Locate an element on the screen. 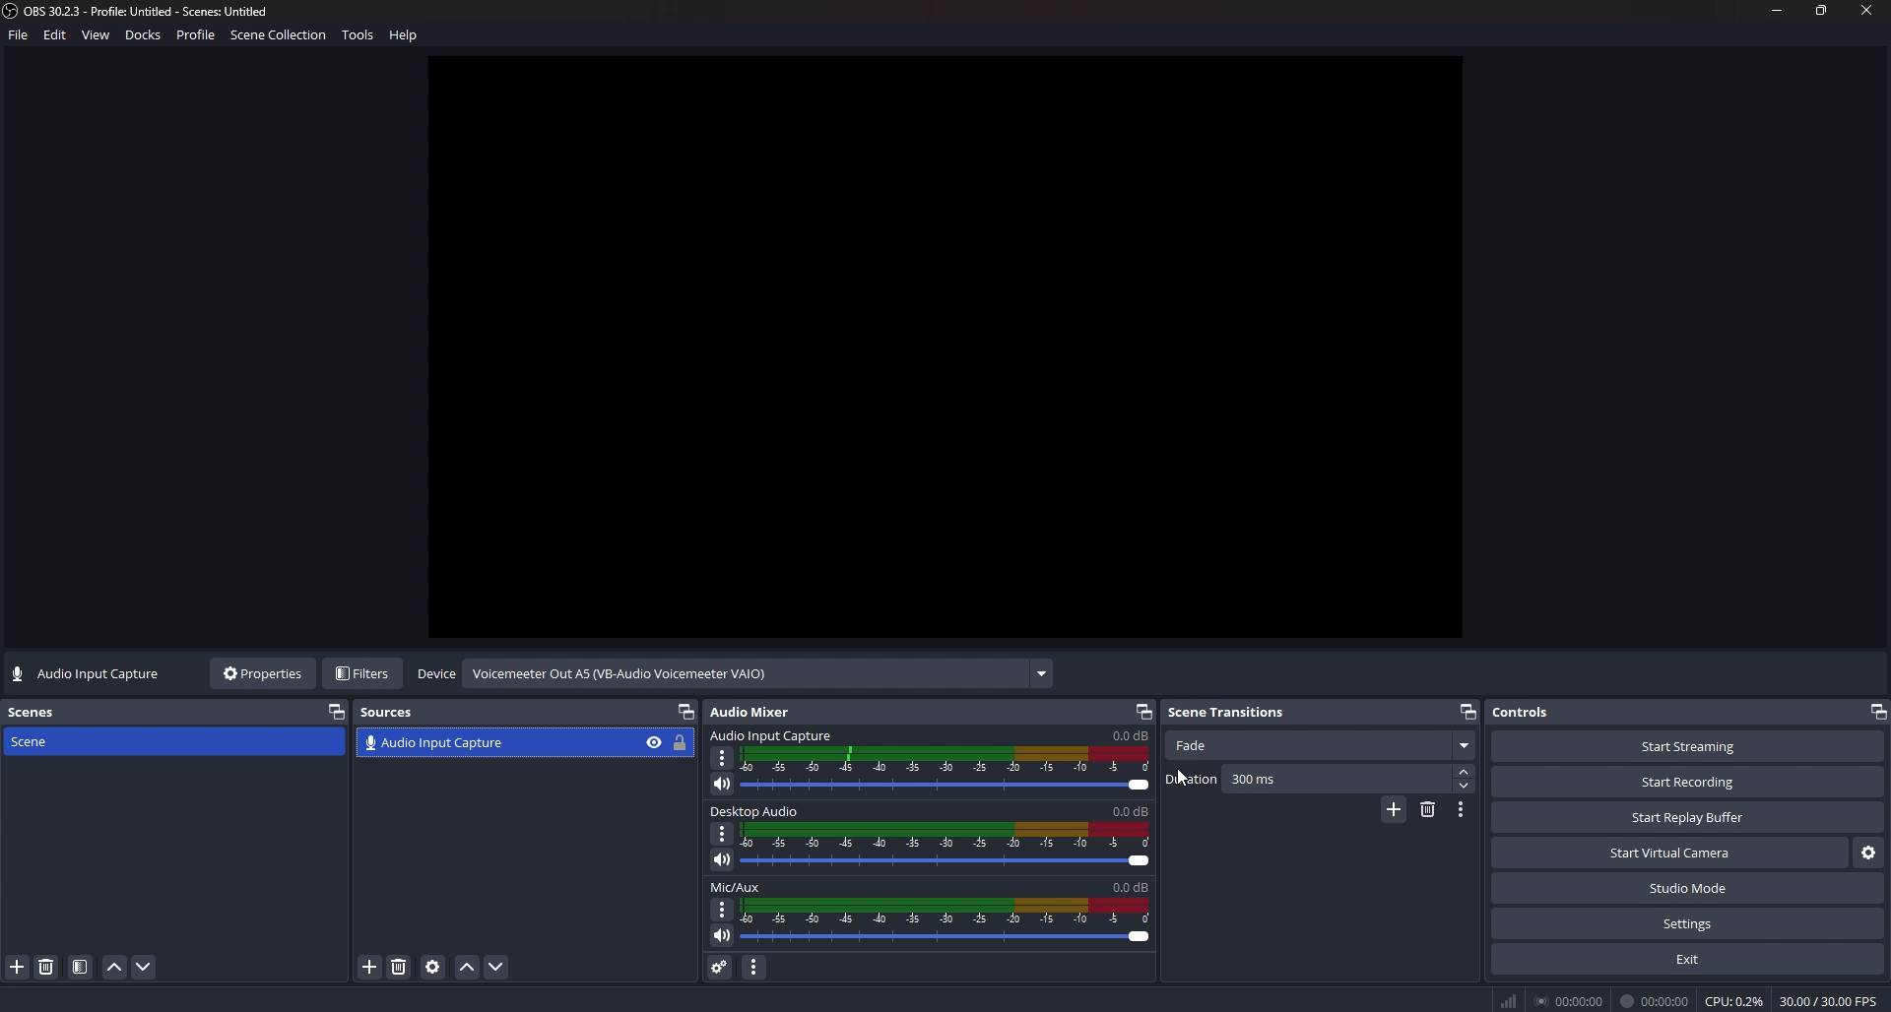 The height and width of the screenshot is (1012, 1891). Edit is located at coordinates (56, 38).